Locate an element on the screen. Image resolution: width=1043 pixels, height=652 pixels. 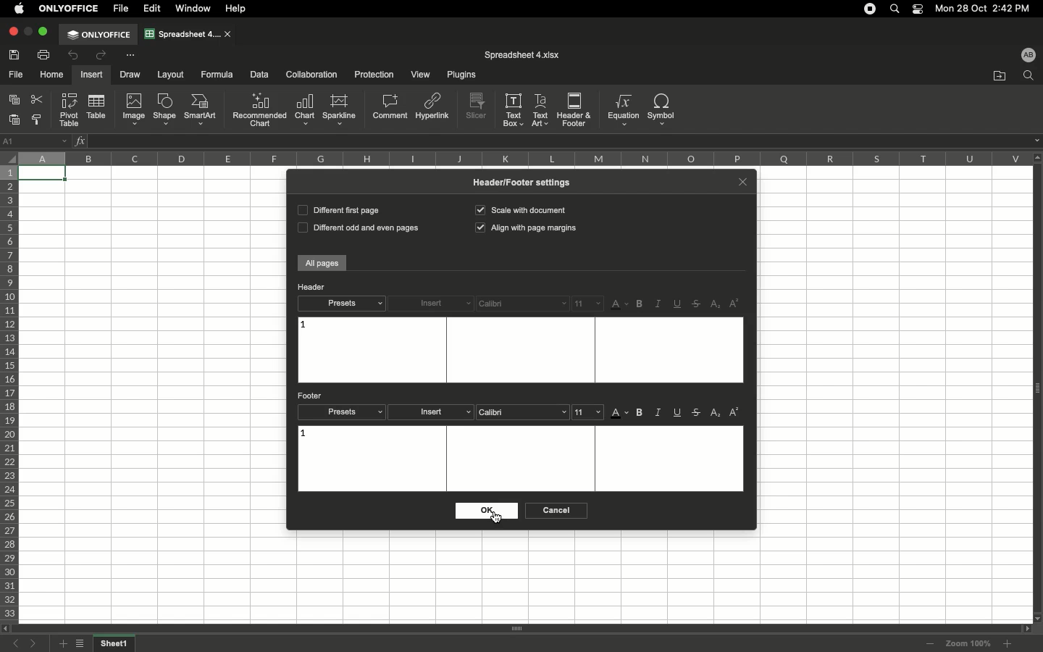
Strikethrough is located at coordinates (697, 413).